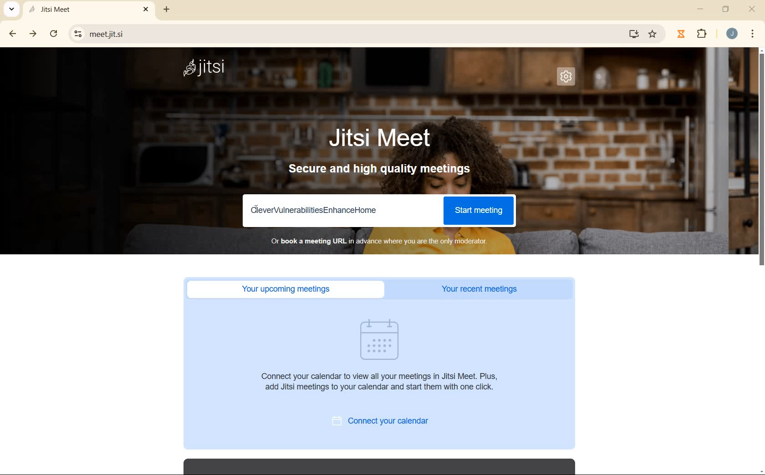 The width and height of the screenshot is (765, 475). Describe the element at coordinates (166, 11) in the screenshot. I see `add tab` at that location.